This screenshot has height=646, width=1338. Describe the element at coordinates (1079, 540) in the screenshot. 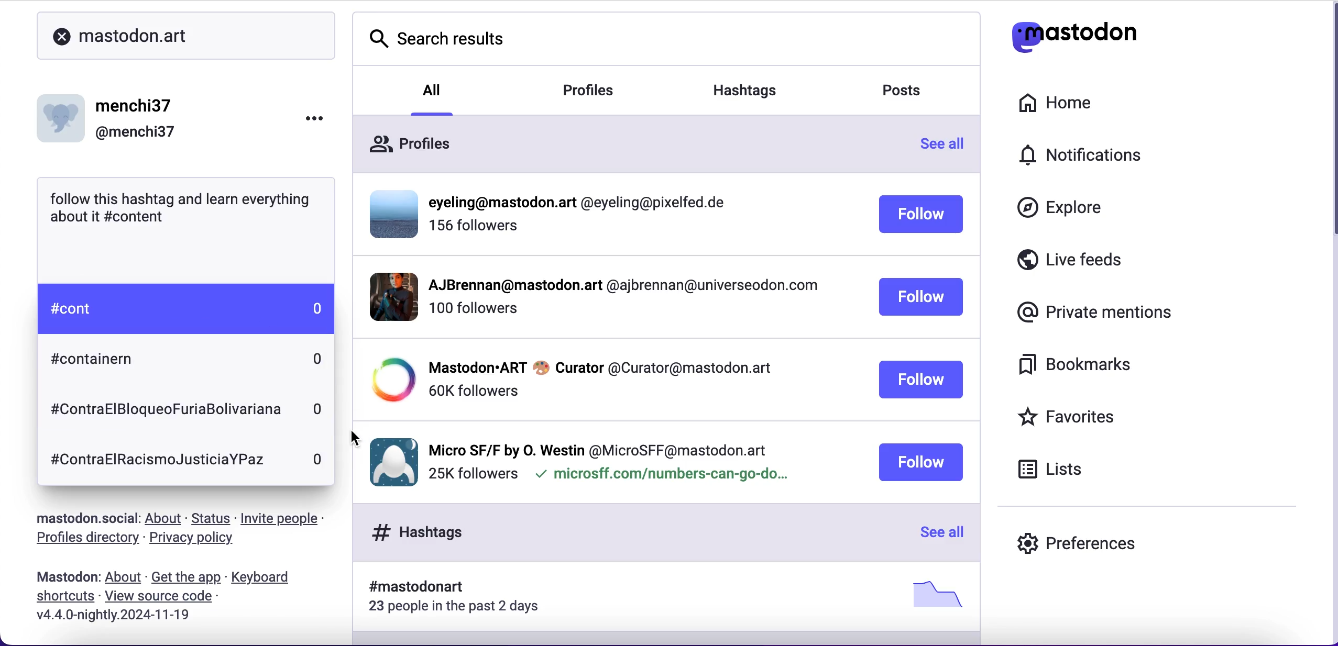

I see `preferences` at that location.